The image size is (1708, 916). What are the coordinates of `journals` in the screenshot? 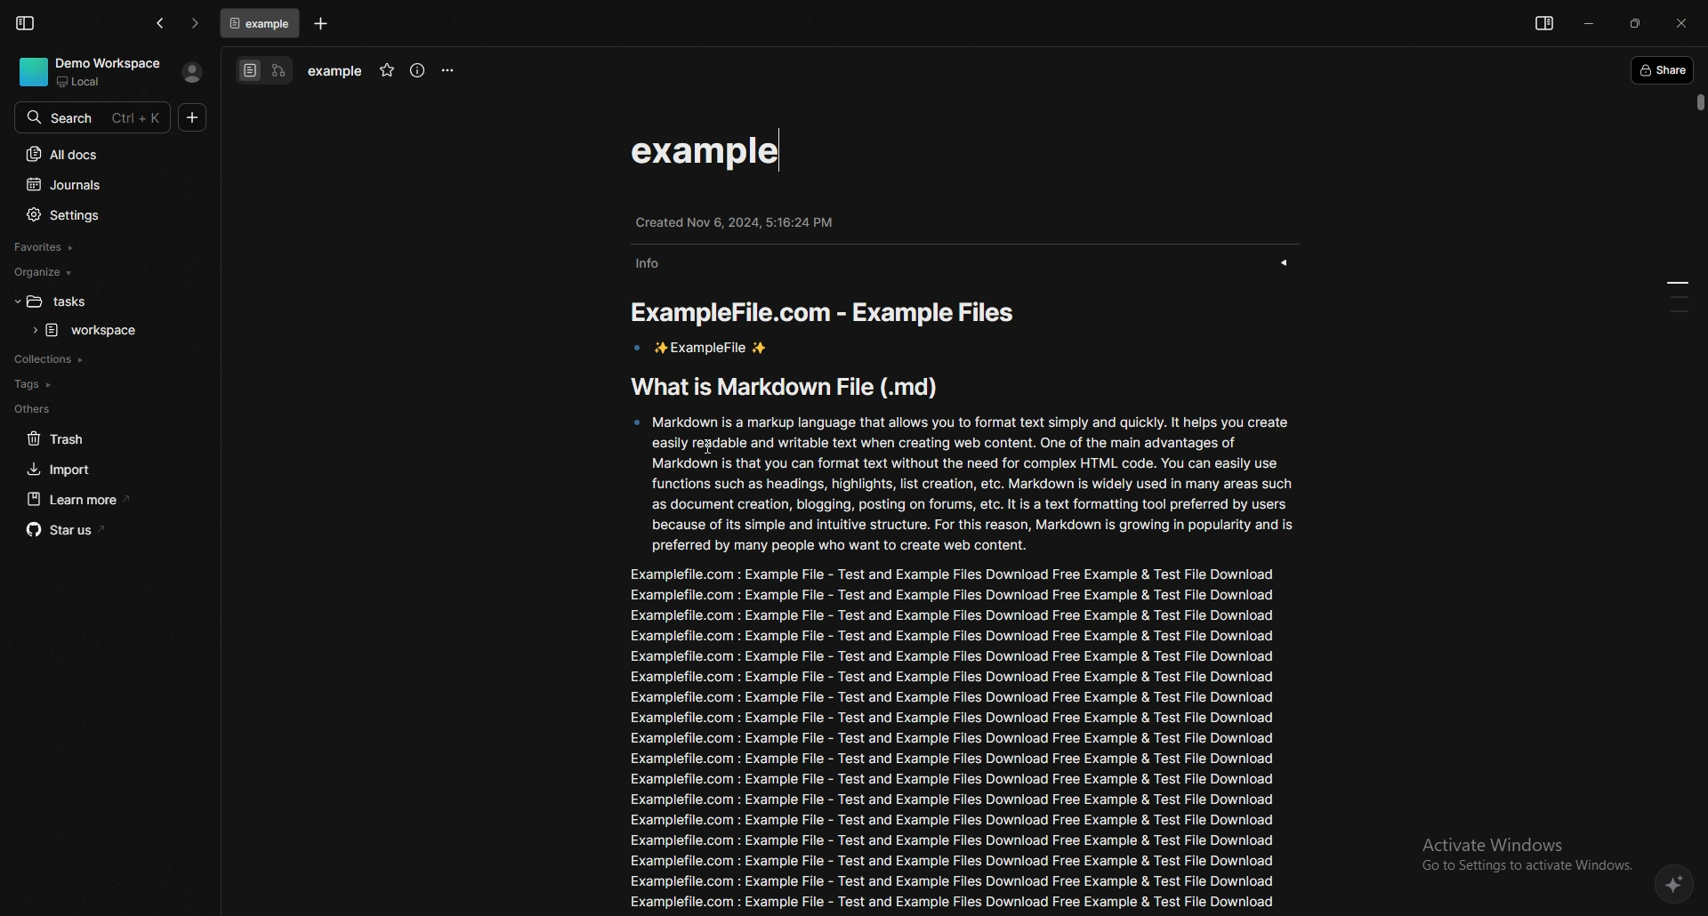 It's located at (101, 186).